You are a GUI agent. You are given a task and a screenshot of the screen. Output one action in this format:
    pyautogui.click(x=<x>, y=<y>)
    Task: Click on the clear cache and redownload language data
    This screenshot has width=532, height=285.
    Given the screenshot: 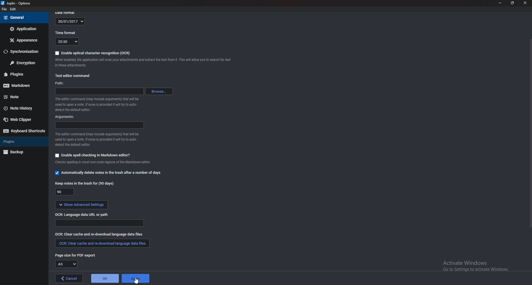 What is the action you would take?
    pyautogui.click(x=98, y=234)
    